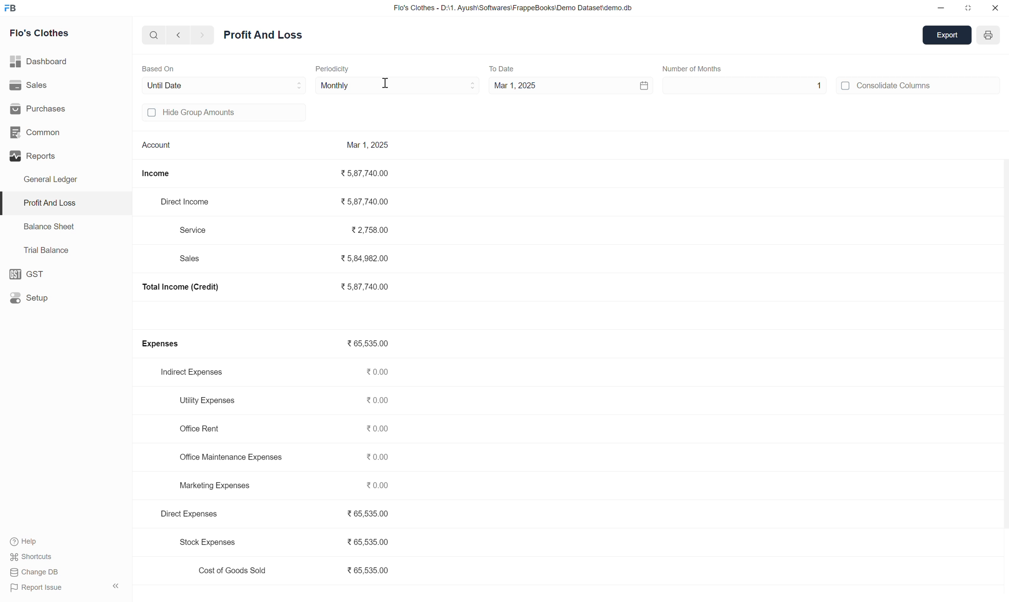 The height and width of the screenshot is (602, 1009). I want to click on General Ledger, so click(59, 182).